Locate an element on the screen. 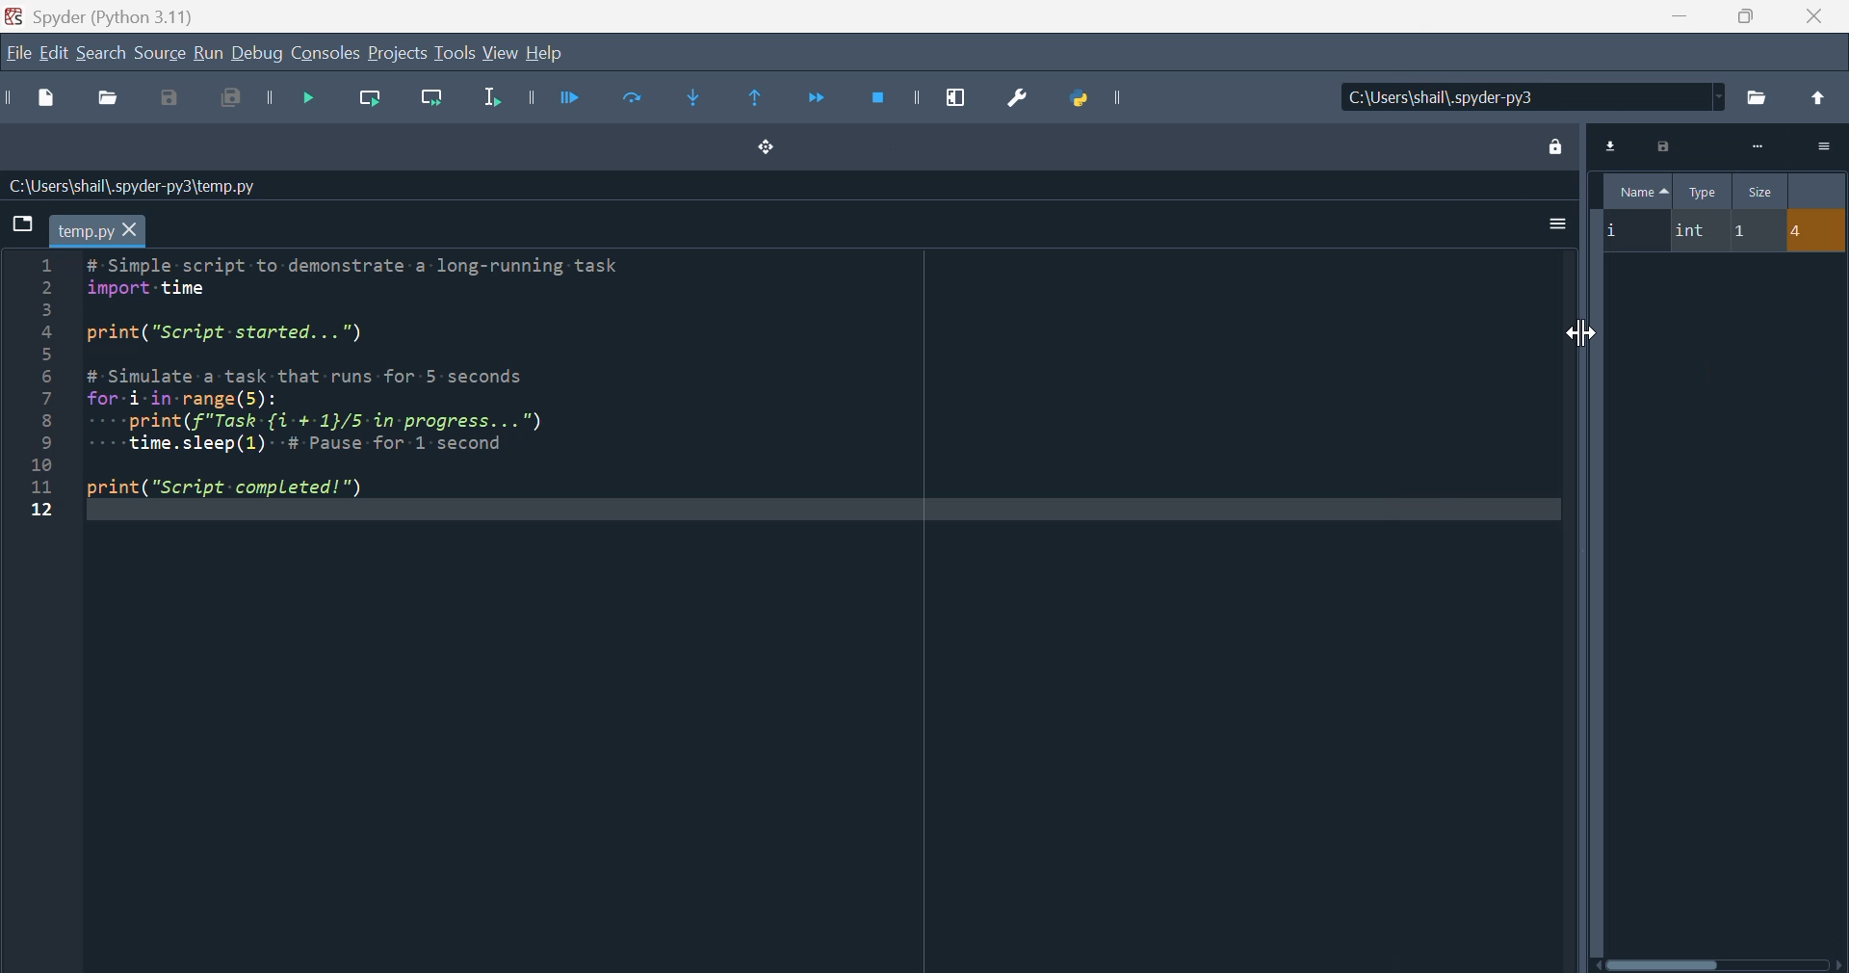 Image resolution: width=1849 pixels, height=973 pixels. Search is located at coordinates (102, 55).